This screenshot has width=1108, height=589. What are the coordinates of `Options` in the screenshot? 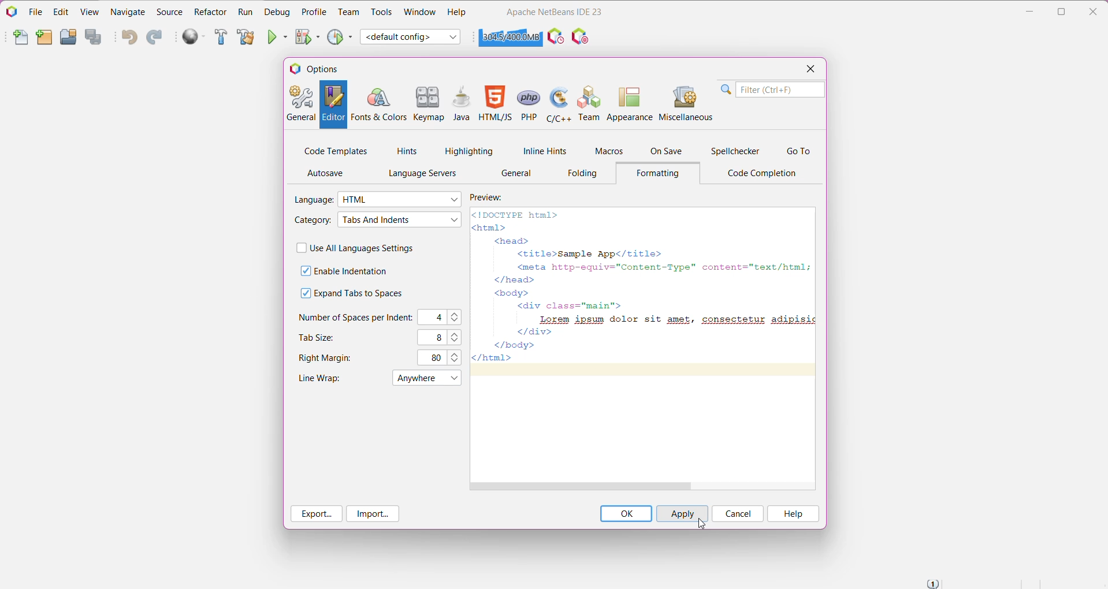 It's located at (322, 68).